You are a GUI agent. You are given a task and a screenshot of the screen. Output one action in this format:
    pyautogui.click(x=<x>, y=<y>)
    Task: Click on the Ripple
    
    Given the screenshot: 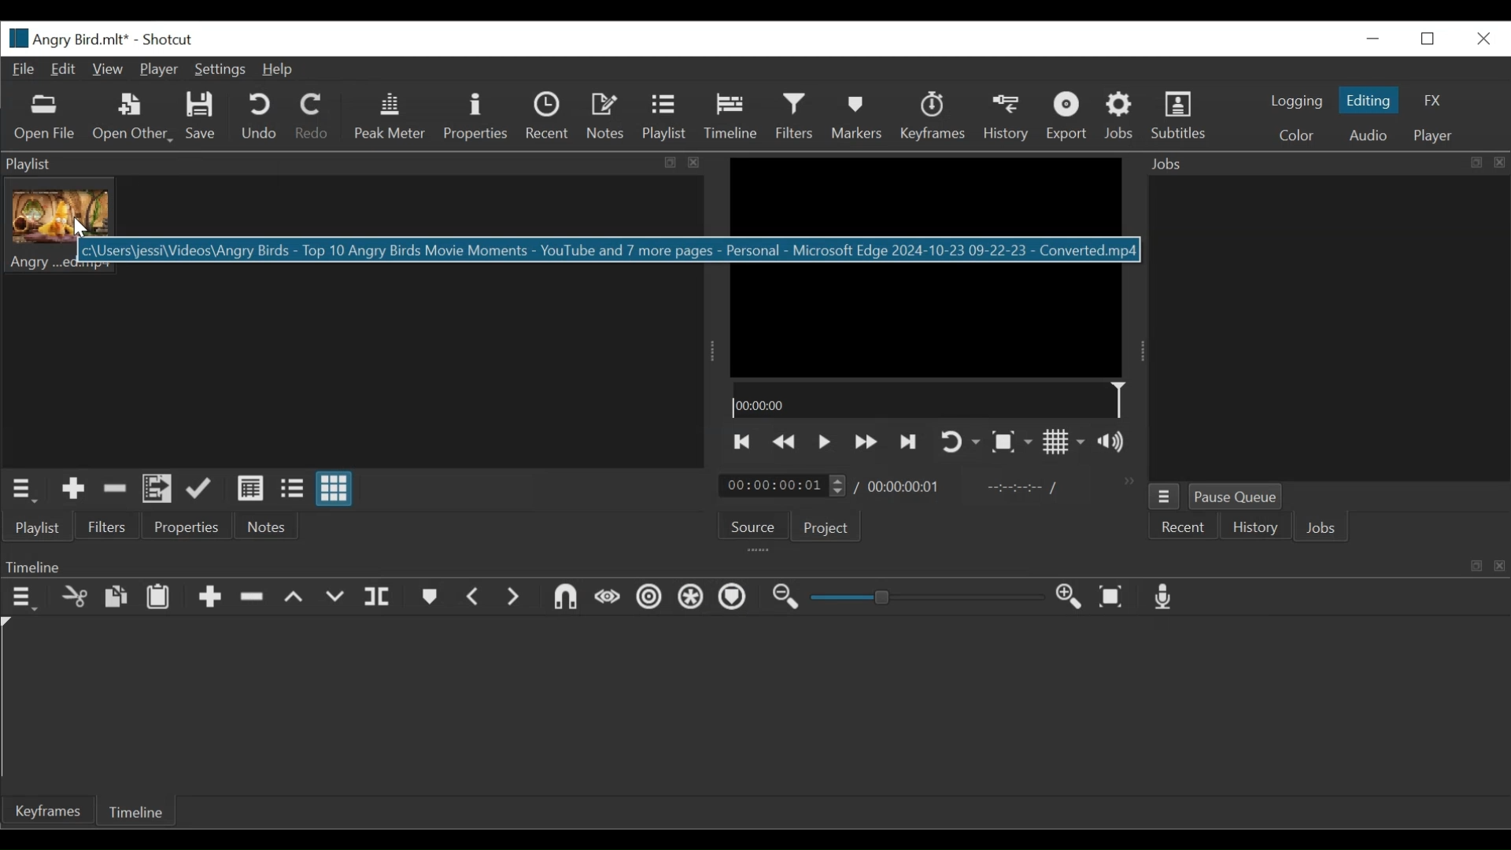 What is the action you would take?
    pyautogui.click(x=649, y=598)
    